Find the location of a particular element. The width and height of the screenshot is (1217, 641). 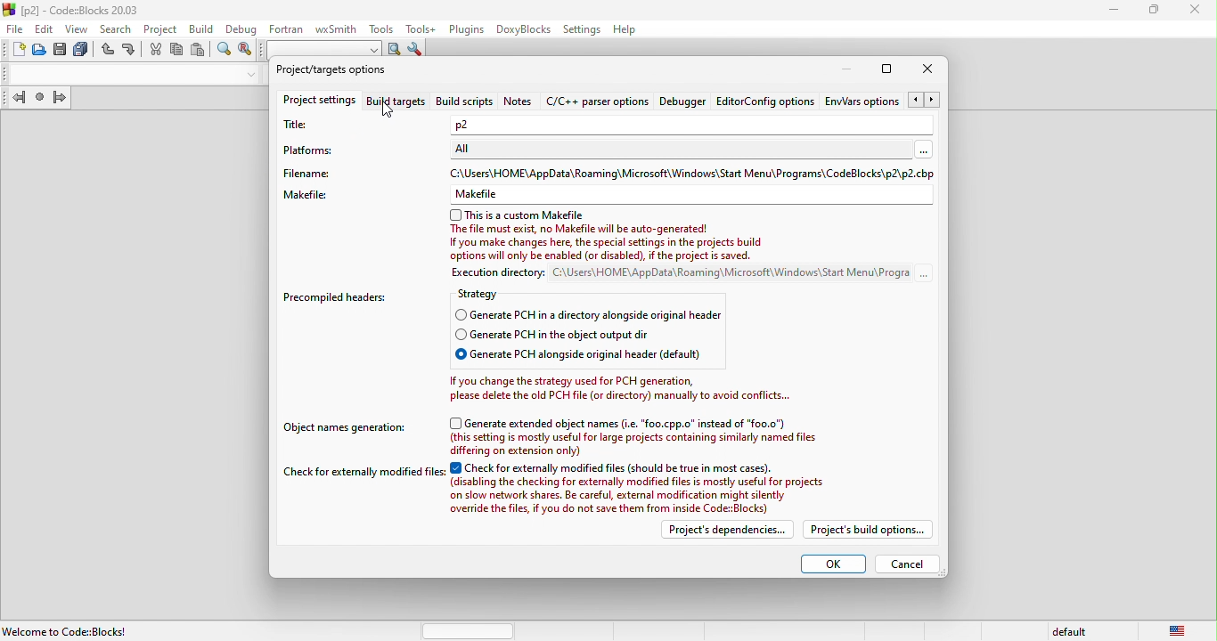

copy is located at coordinates (177, 53).